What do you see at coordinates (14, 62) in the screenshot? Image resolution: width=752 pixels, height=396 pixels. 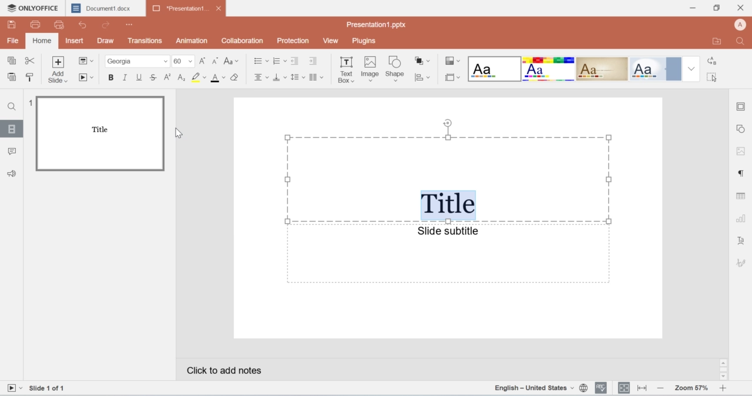 I see `copy` at bounding box center [14, 62].